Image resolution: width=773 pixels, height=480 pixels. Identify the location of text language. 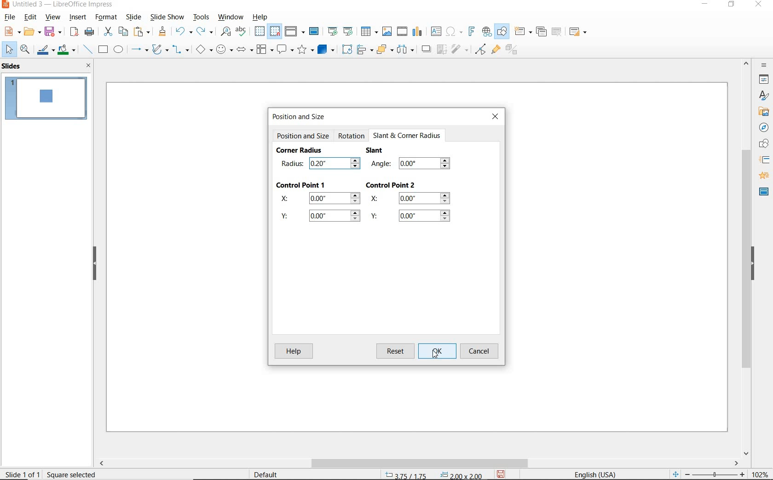
(599, 474).